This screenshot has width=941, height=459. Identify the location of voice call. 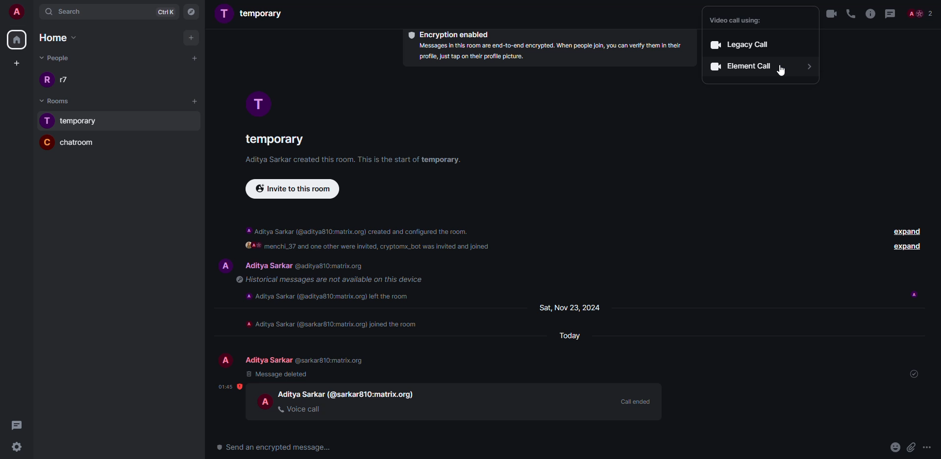
(850, 14).